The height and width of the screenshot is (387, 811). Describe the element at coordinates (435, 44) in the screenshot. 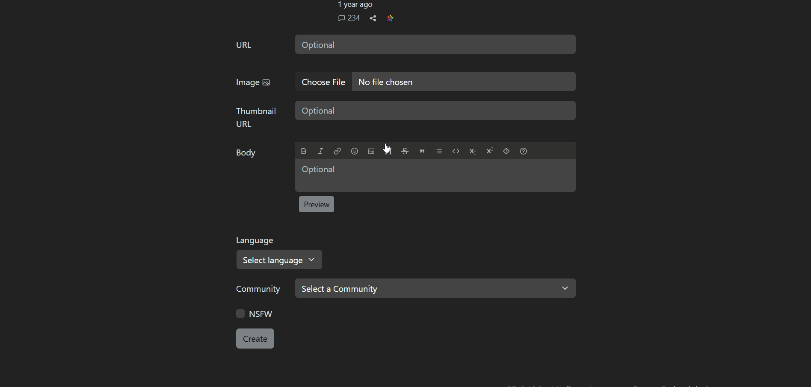

I see `text box` at that location.